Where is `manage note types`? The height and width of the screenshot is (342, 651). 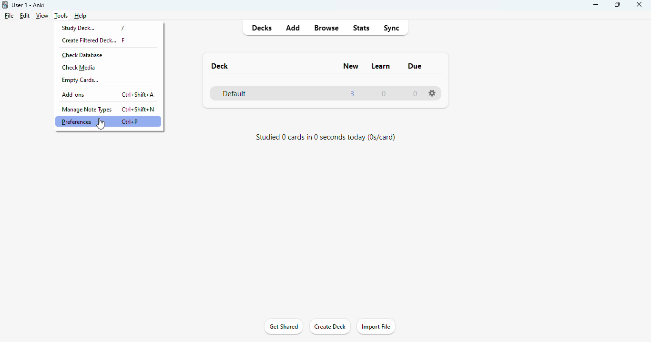 manage note types is located at coordinates (86, 110).